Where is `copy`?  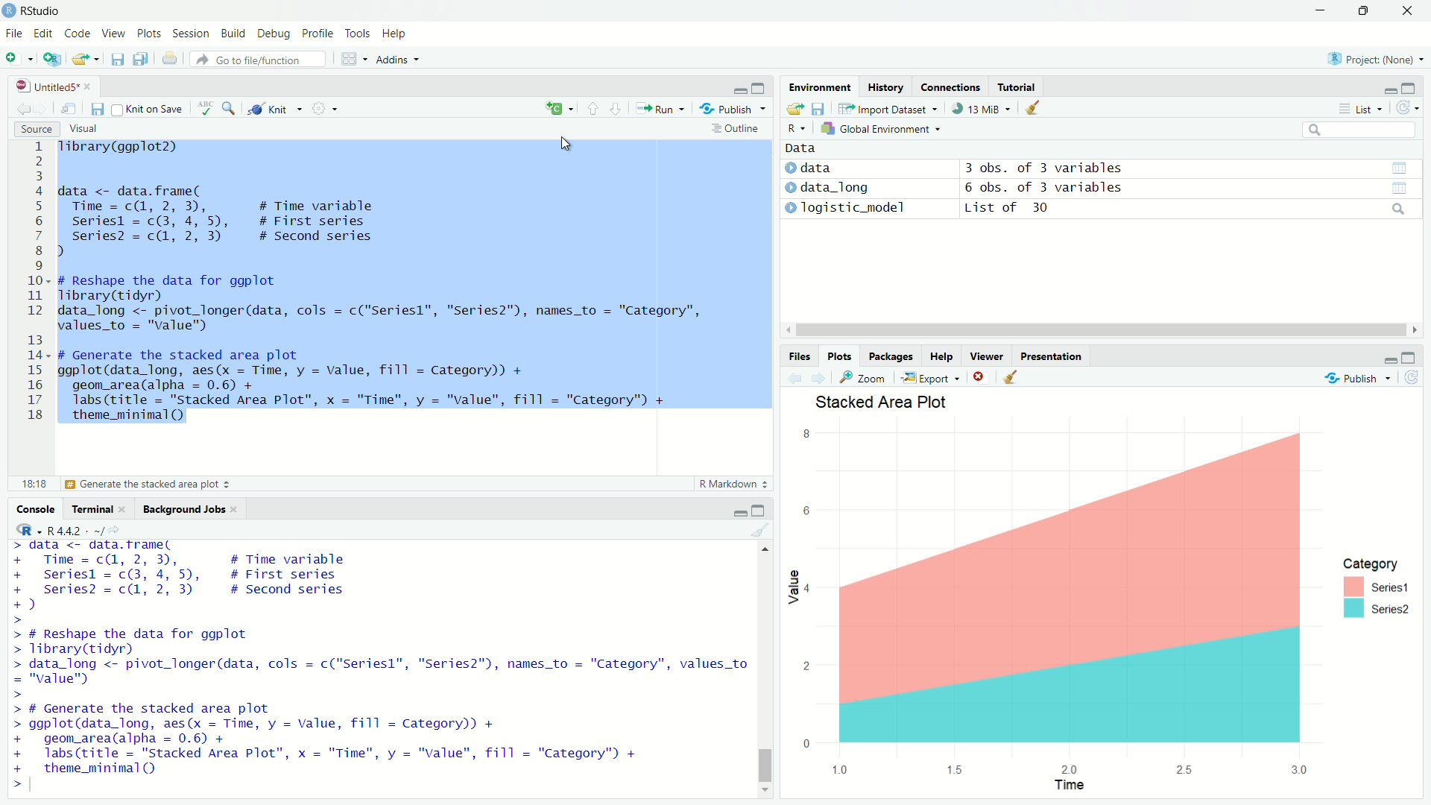 copy is located at coordinates (146, 60).